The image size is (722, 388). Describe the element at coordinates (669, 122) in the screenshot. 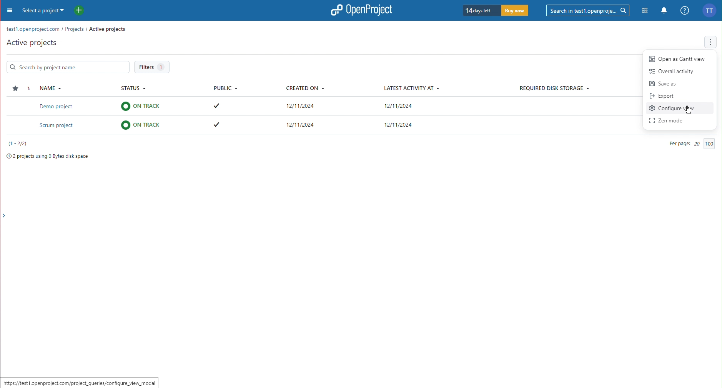

I see `Zen Mode` at that location.